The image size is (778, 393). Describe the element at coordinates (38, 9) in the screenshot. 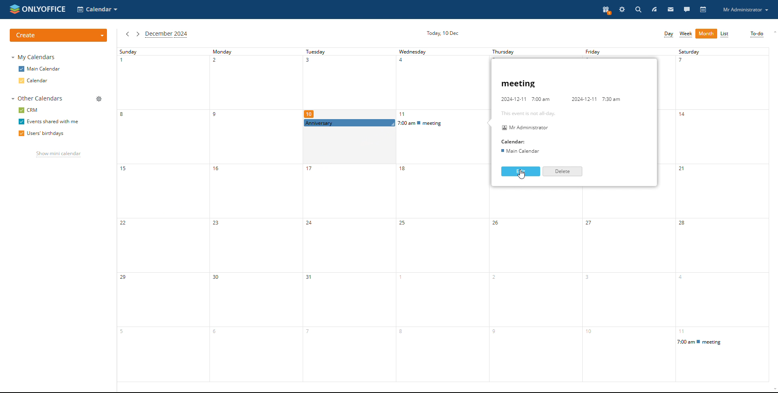

I see `logo` at that location.